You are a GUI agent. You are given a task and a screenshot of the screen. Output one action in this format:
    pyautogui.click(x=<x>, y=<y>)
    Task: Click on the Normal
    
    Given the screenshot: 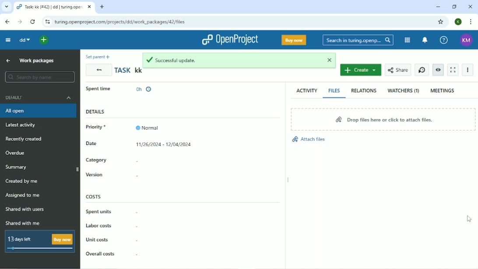 What is the action you would take?
    pyautogui.click(x=148, y=125)
    